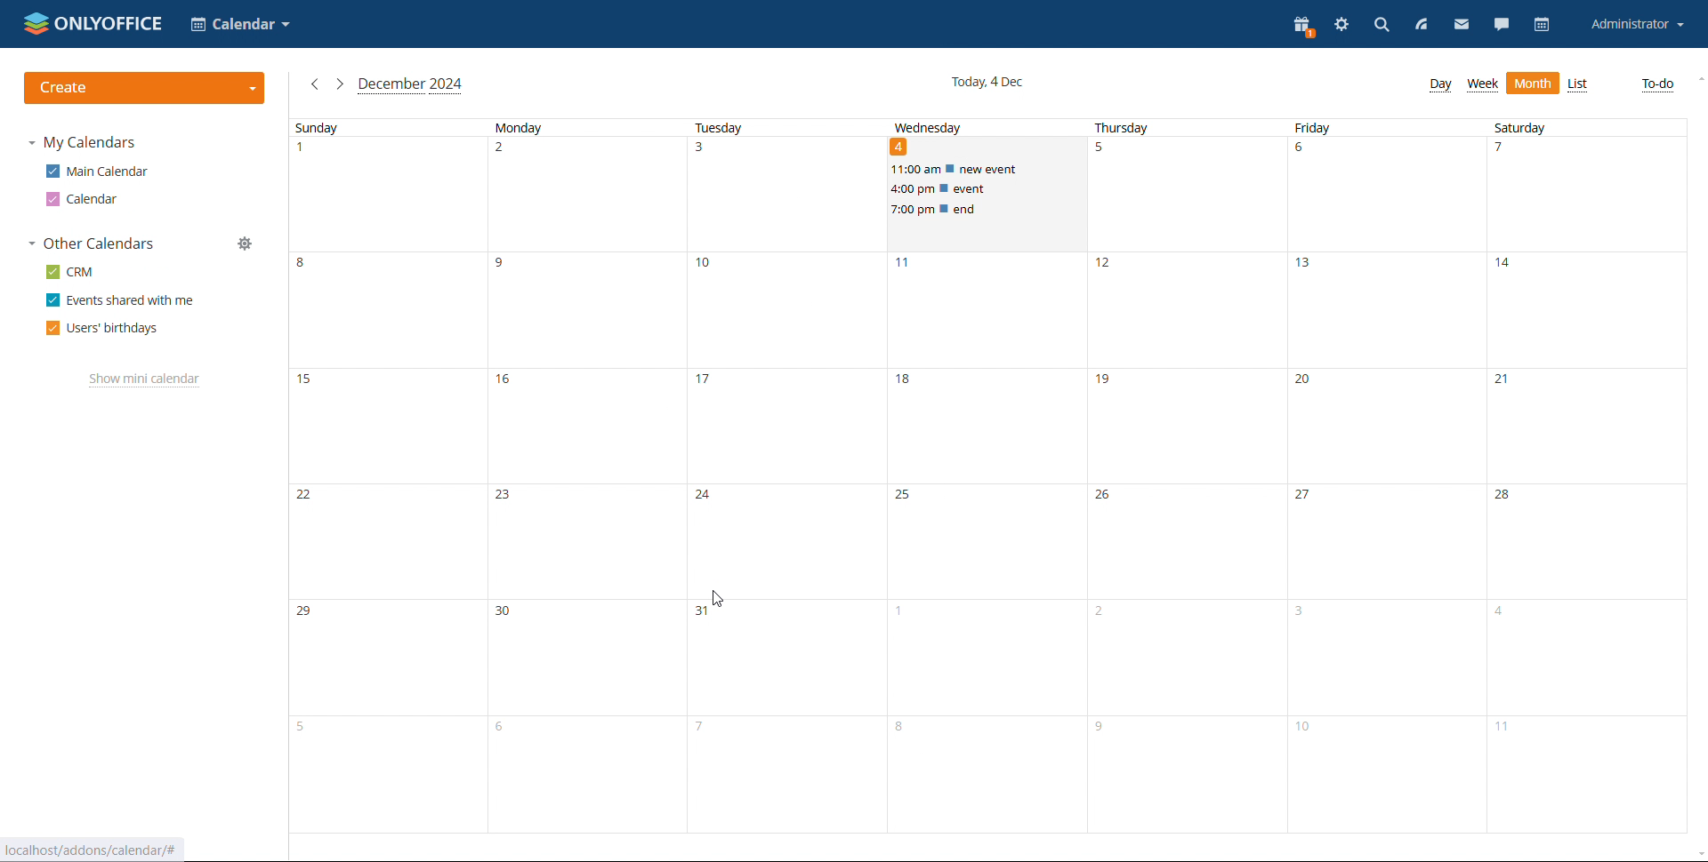 This screenshot has height=862, width=1708. Describe the element at coordinates (1340, 28) in the screenshot. I see `settings` at that location.